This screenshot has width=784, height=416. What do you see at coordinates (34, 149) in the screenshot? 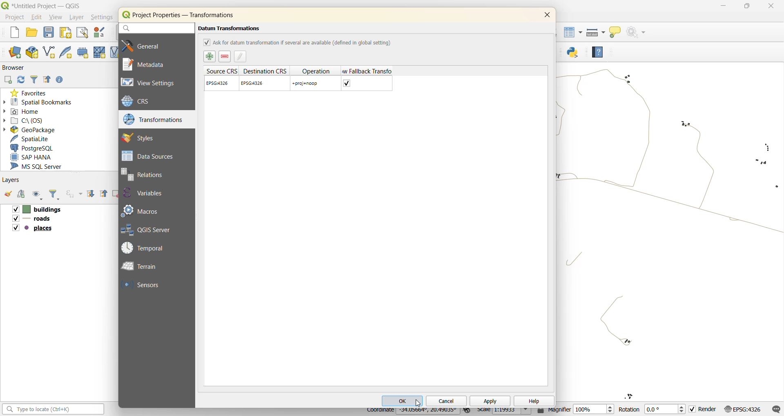
I see `postgresql` at bounding box center [34, 149].